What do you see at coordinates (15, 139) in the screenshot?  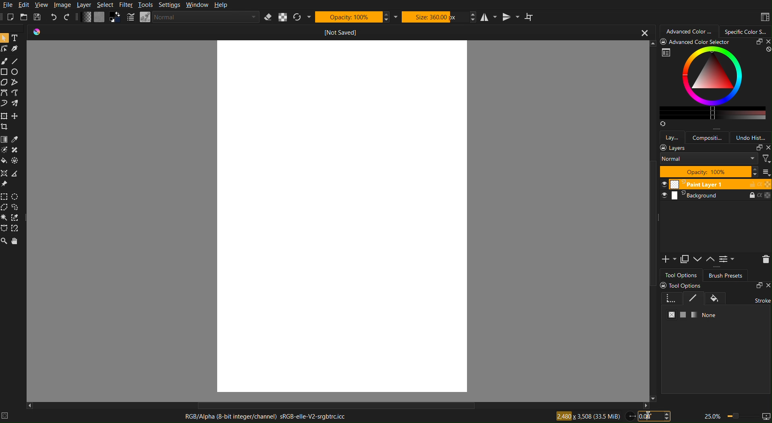 I see `Color Selector Tool (Eyedropper Tool)` at bounding box center [15, 139].